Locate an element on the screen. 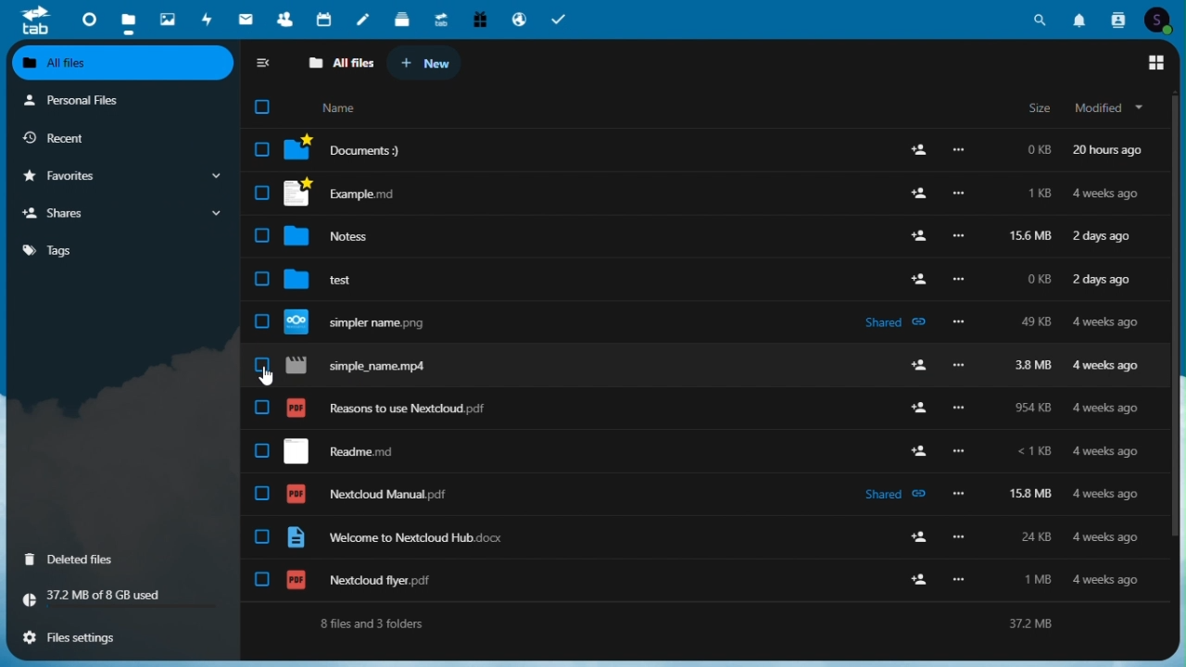 This screenshot has width=1186, height=667. Vertical scroll bar is located at coordinates (1179, 344).